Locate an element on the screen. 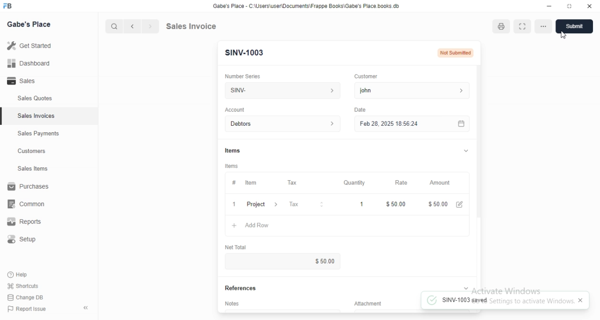 The height and width of the screenshot is (320, 600). 1 is located at coordinates (234, 204).